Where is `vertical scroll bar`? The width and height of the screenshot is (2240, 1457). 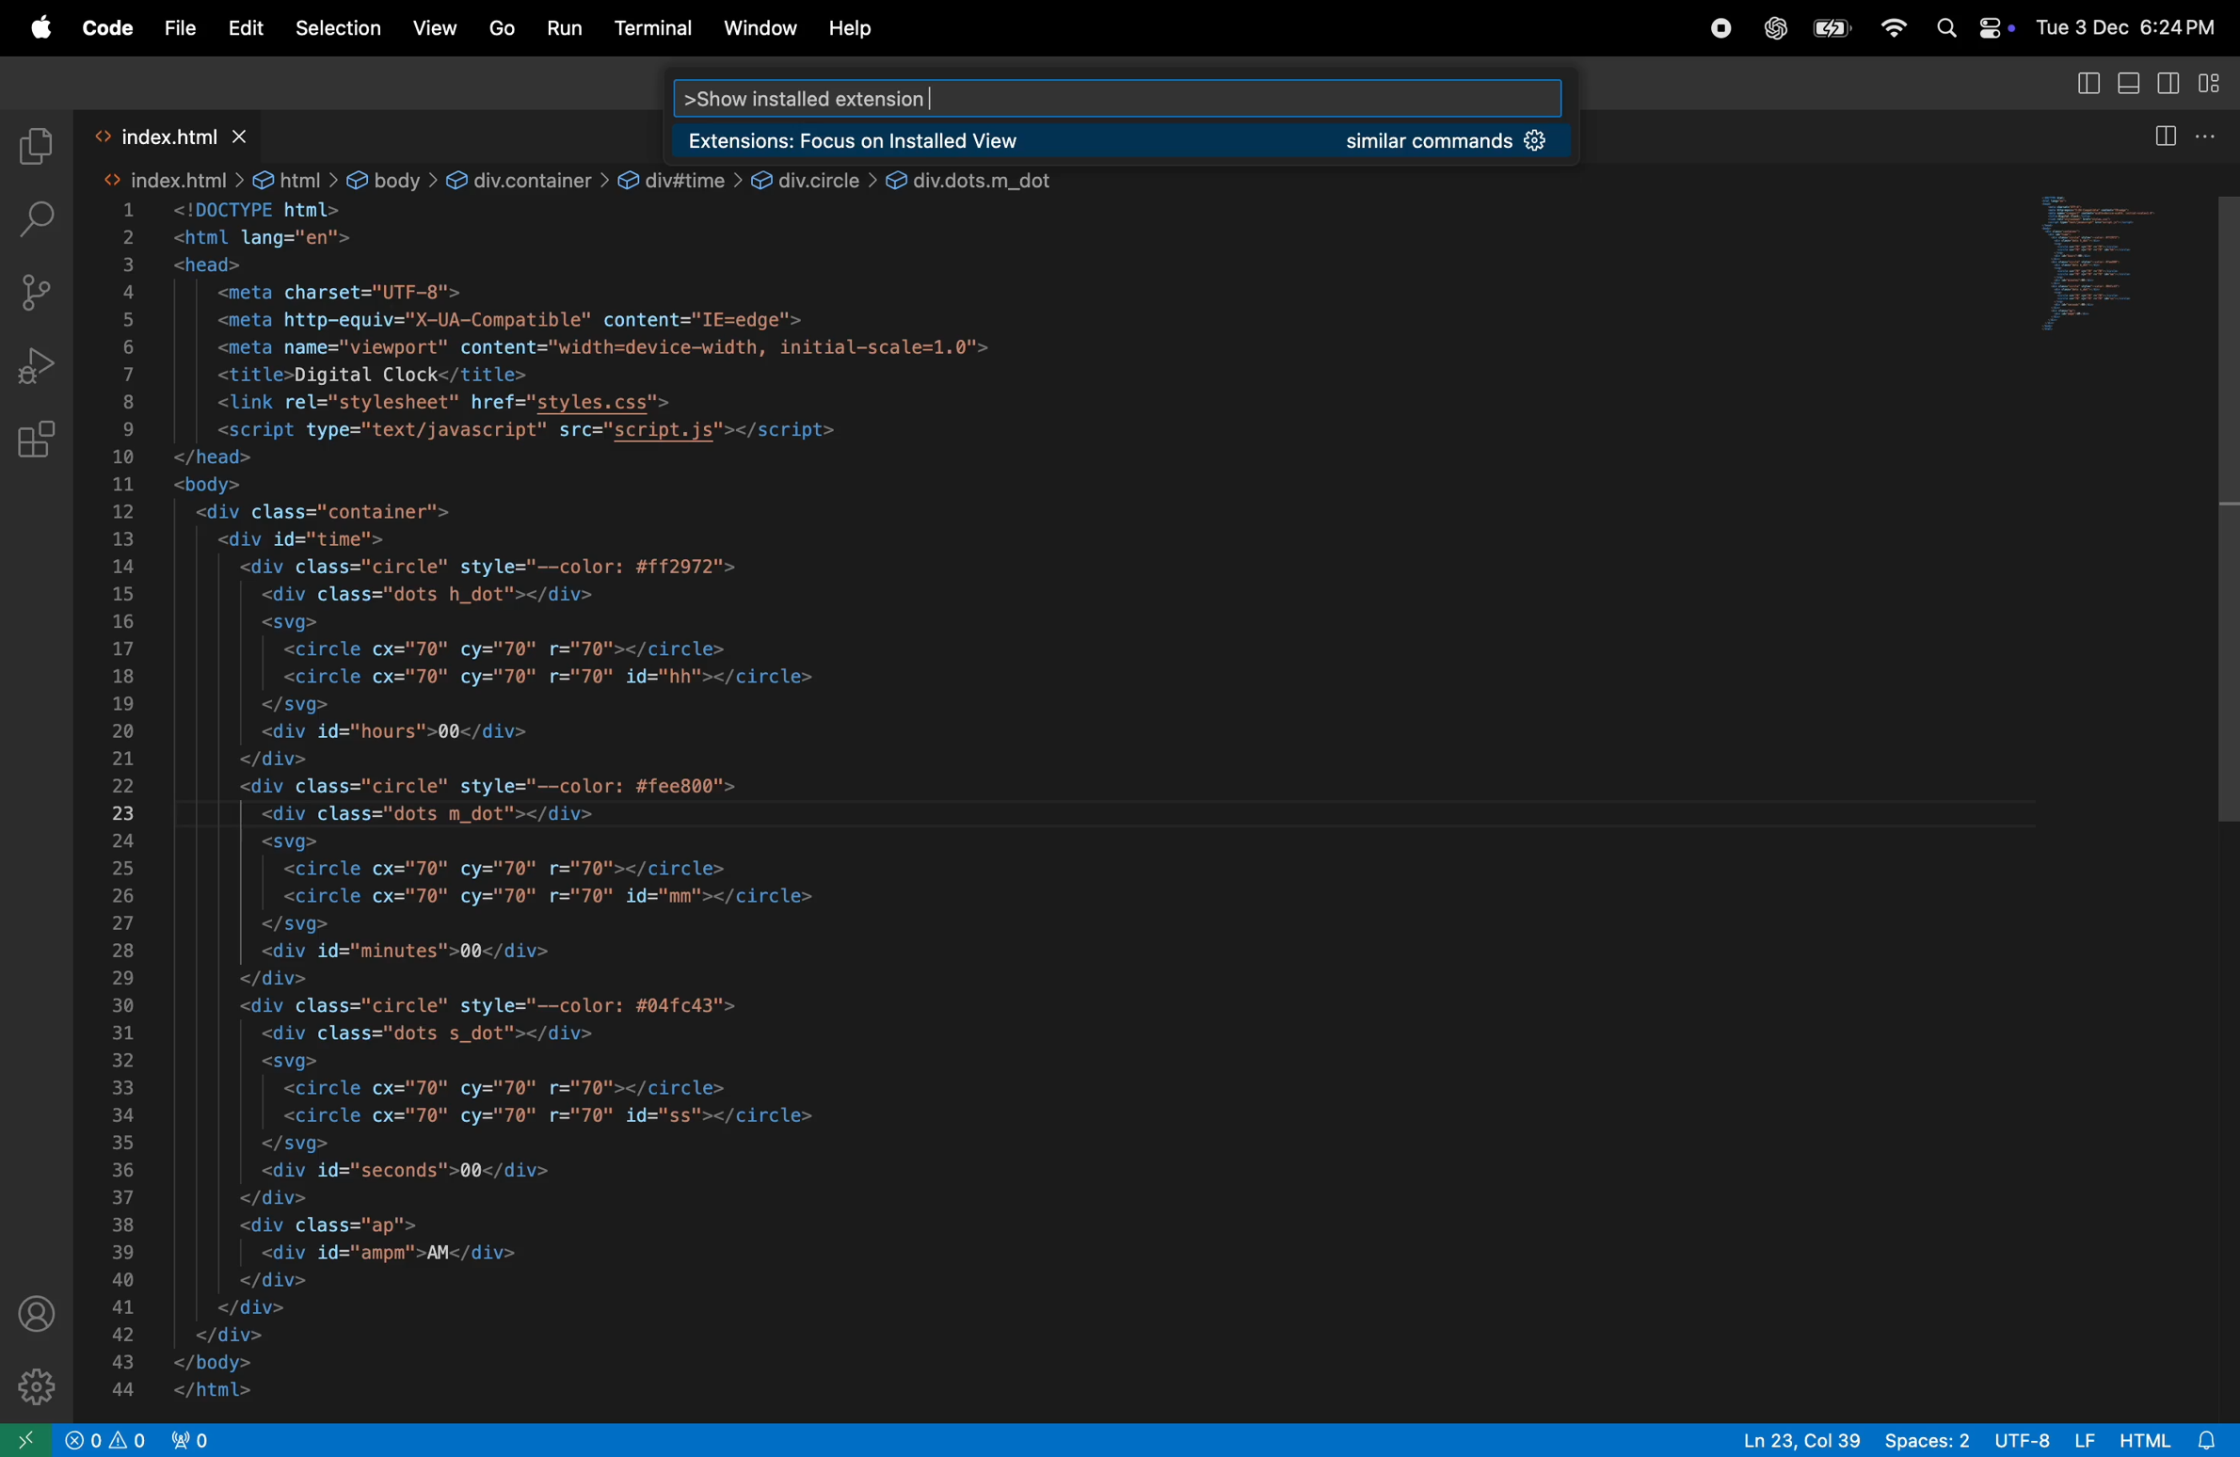
vertical scroll bar is located at coordinates (2217, 520).